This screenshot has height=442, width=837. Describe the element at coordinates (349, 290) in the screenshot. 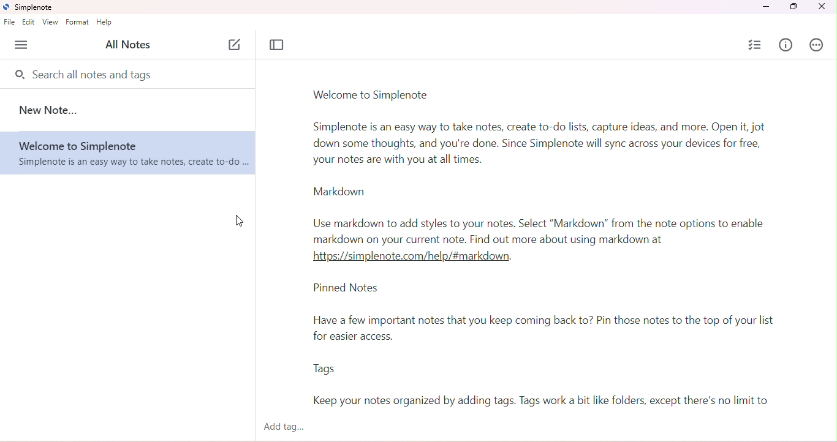

I see `pinned notes` at that location.